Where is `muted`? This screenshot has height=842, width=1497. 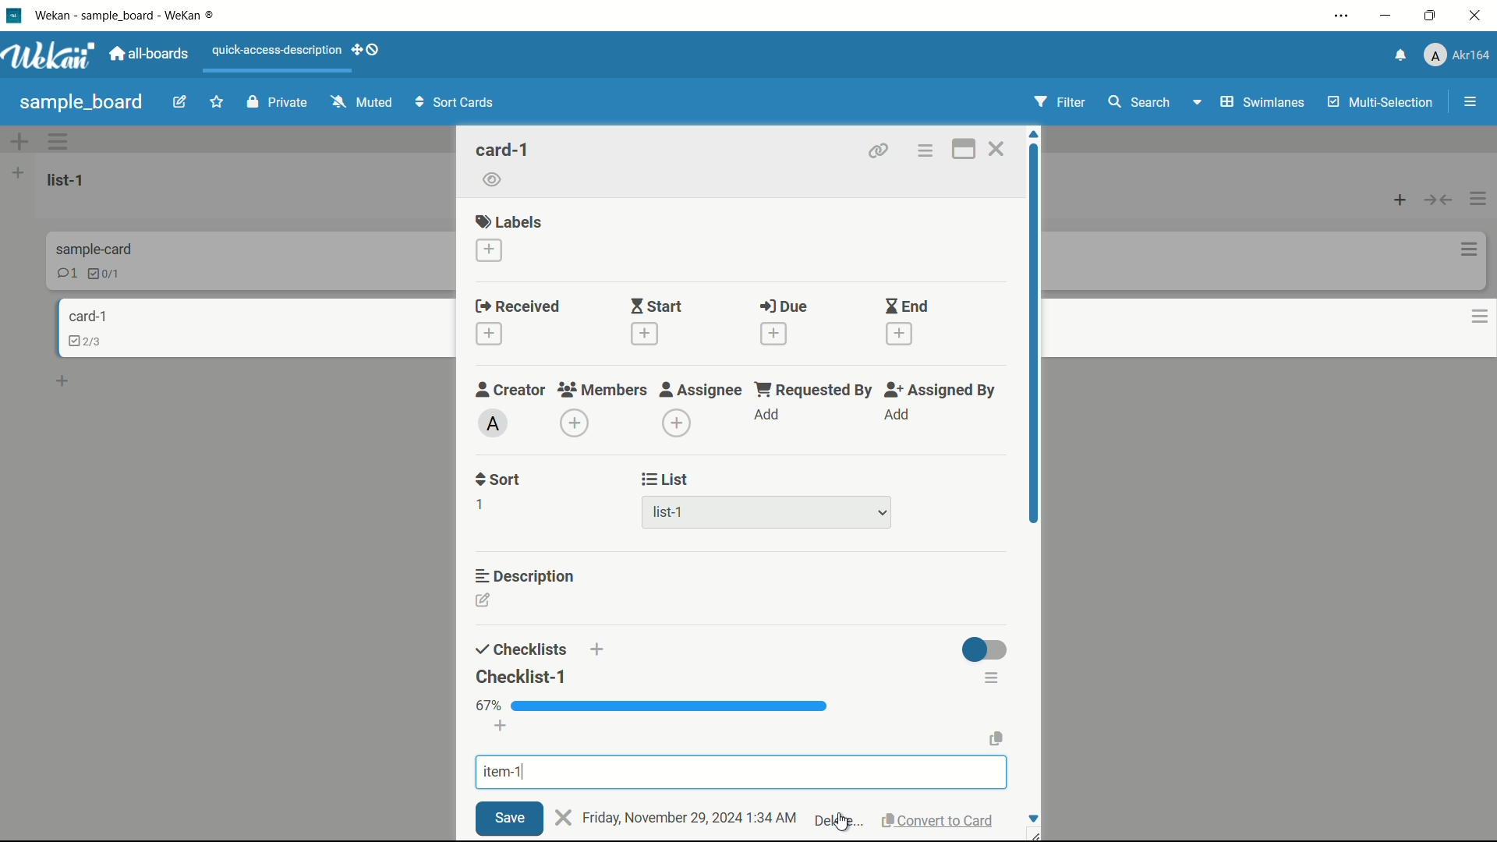
muted is located at coordinates (363, 101).